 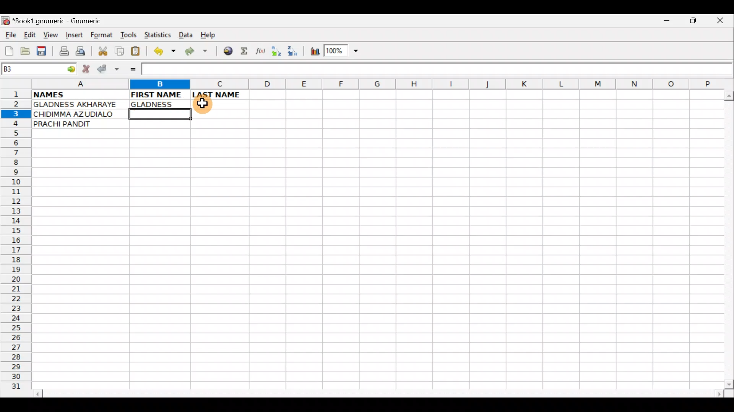 I want to click on Scroll bar, so click(x=727, y=238).